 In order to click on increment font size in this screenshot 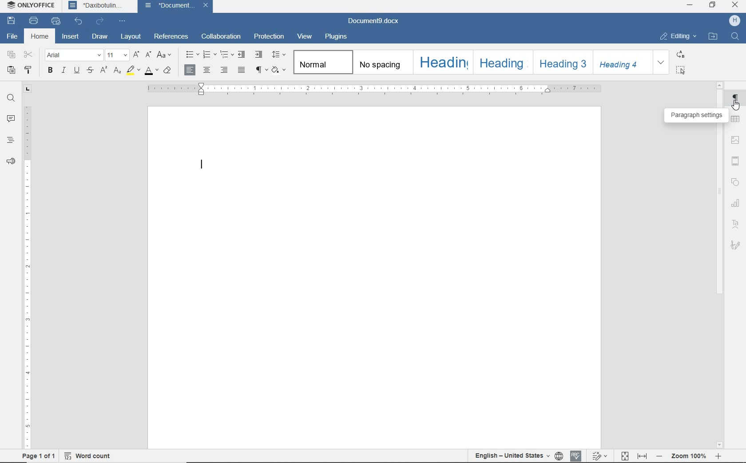, I will do `click(136, 55)`.